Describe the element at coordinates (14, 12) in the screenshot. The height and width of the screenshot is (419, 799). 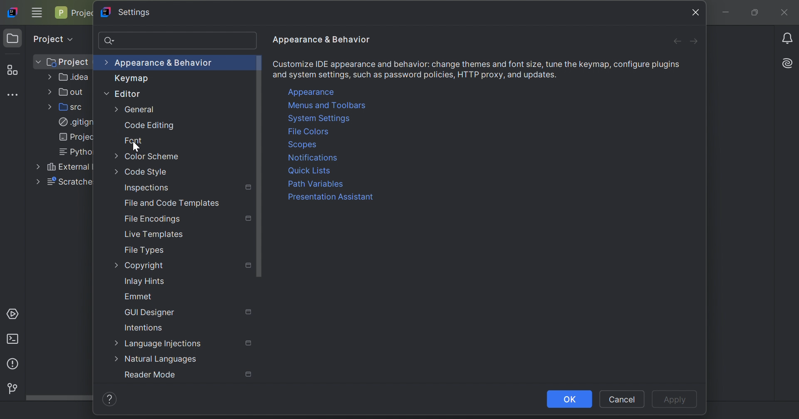
I see `IntelliJ IDEA icon` at that location.